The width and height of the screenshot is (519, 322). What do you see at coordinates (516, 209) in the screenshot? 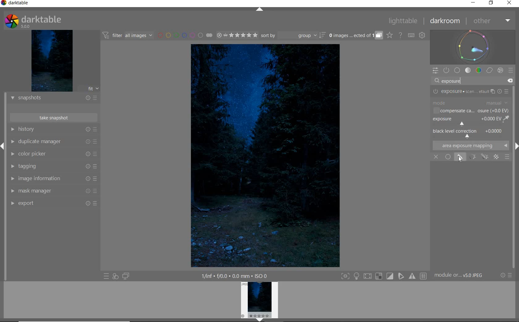
I see `Scrollbar` at bounding box center [516, 209].